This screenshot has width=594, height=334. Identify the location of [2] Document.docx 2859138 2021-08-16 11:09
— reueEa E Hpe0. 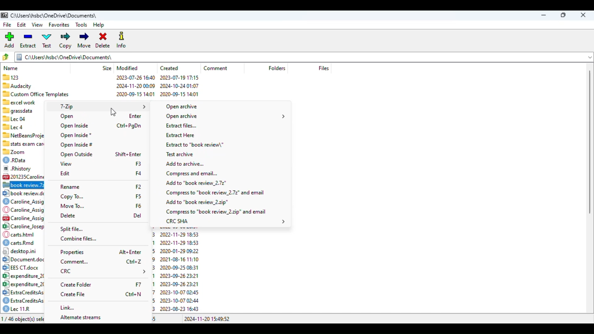
(24, 259).